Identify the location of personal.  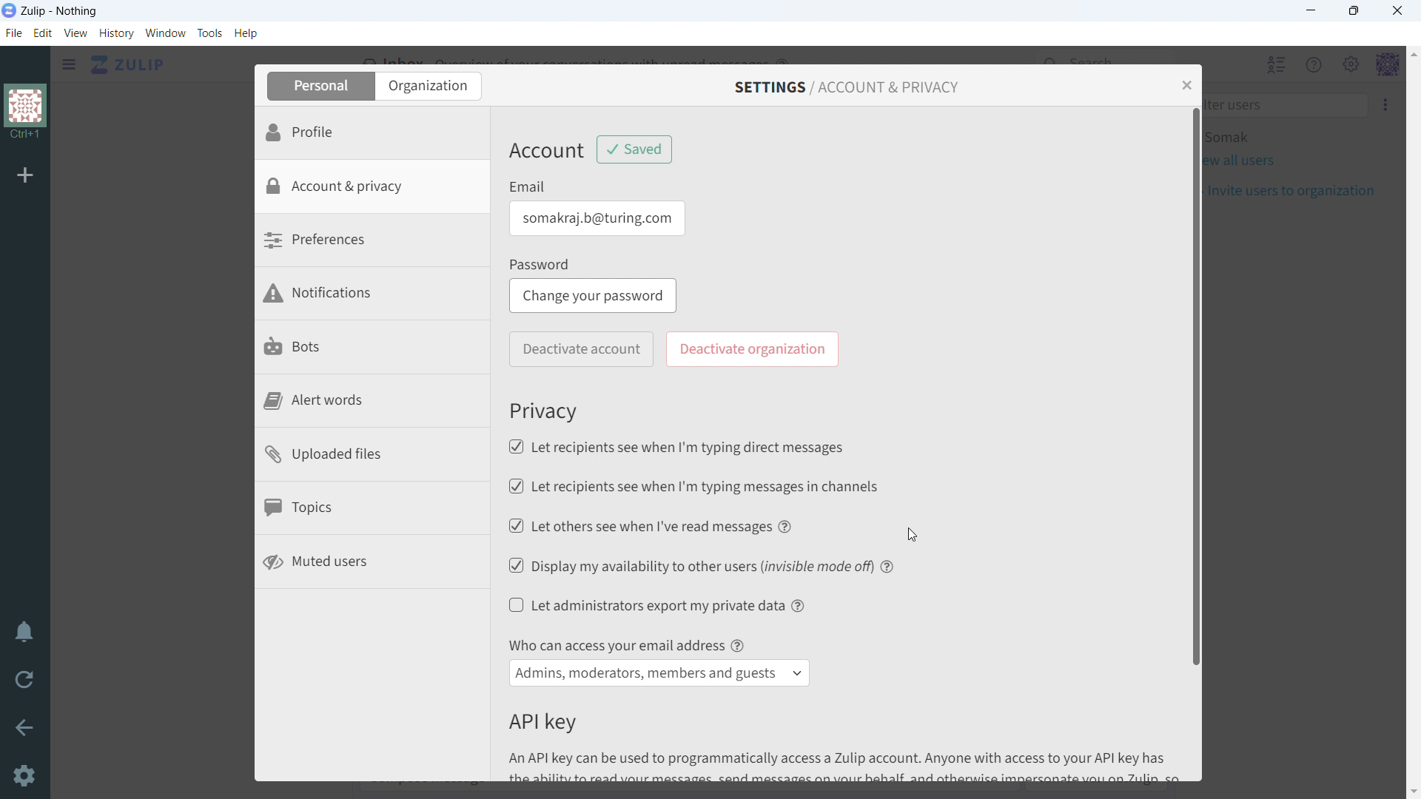
(321, 86).